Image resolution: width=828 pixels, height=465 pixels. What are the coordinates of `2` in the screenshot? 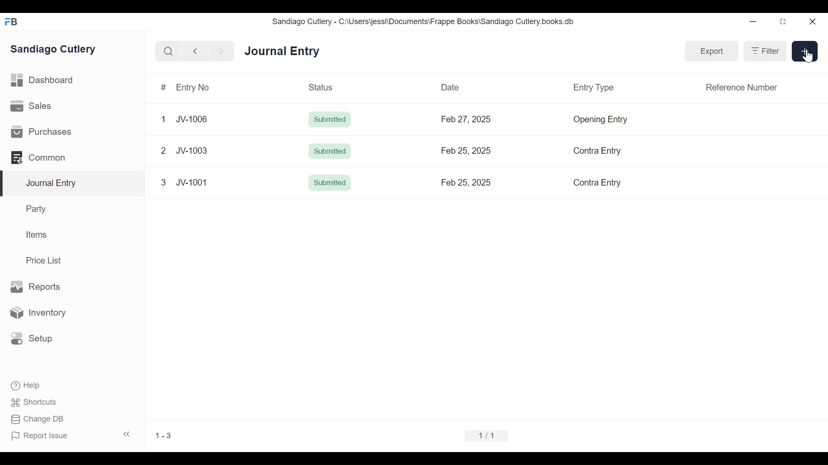 It's located at (163, 151).